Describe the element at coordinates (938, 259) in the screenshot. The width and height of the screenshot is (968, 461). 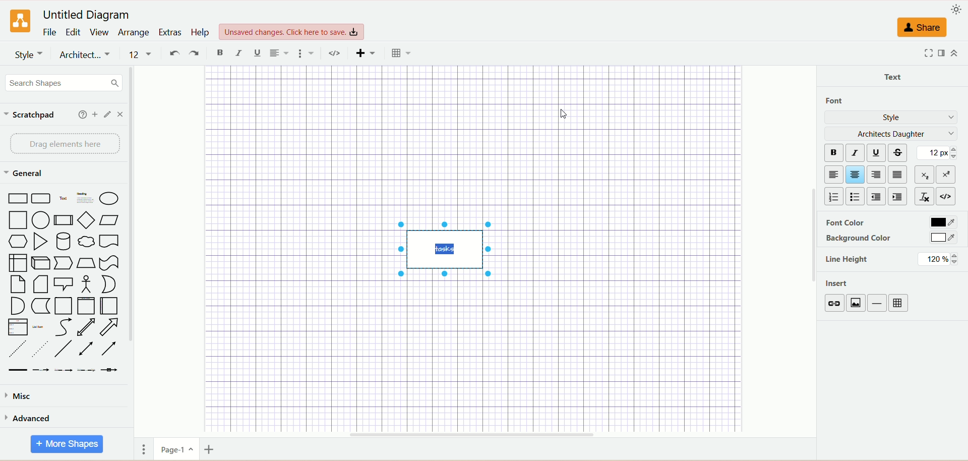
I see `120%` at that location.